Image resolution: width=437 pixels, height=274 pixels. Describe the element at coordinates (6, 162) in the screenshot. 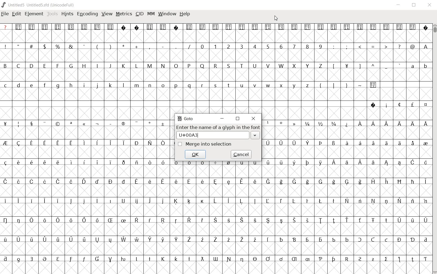

I see `Symbol` at that location.